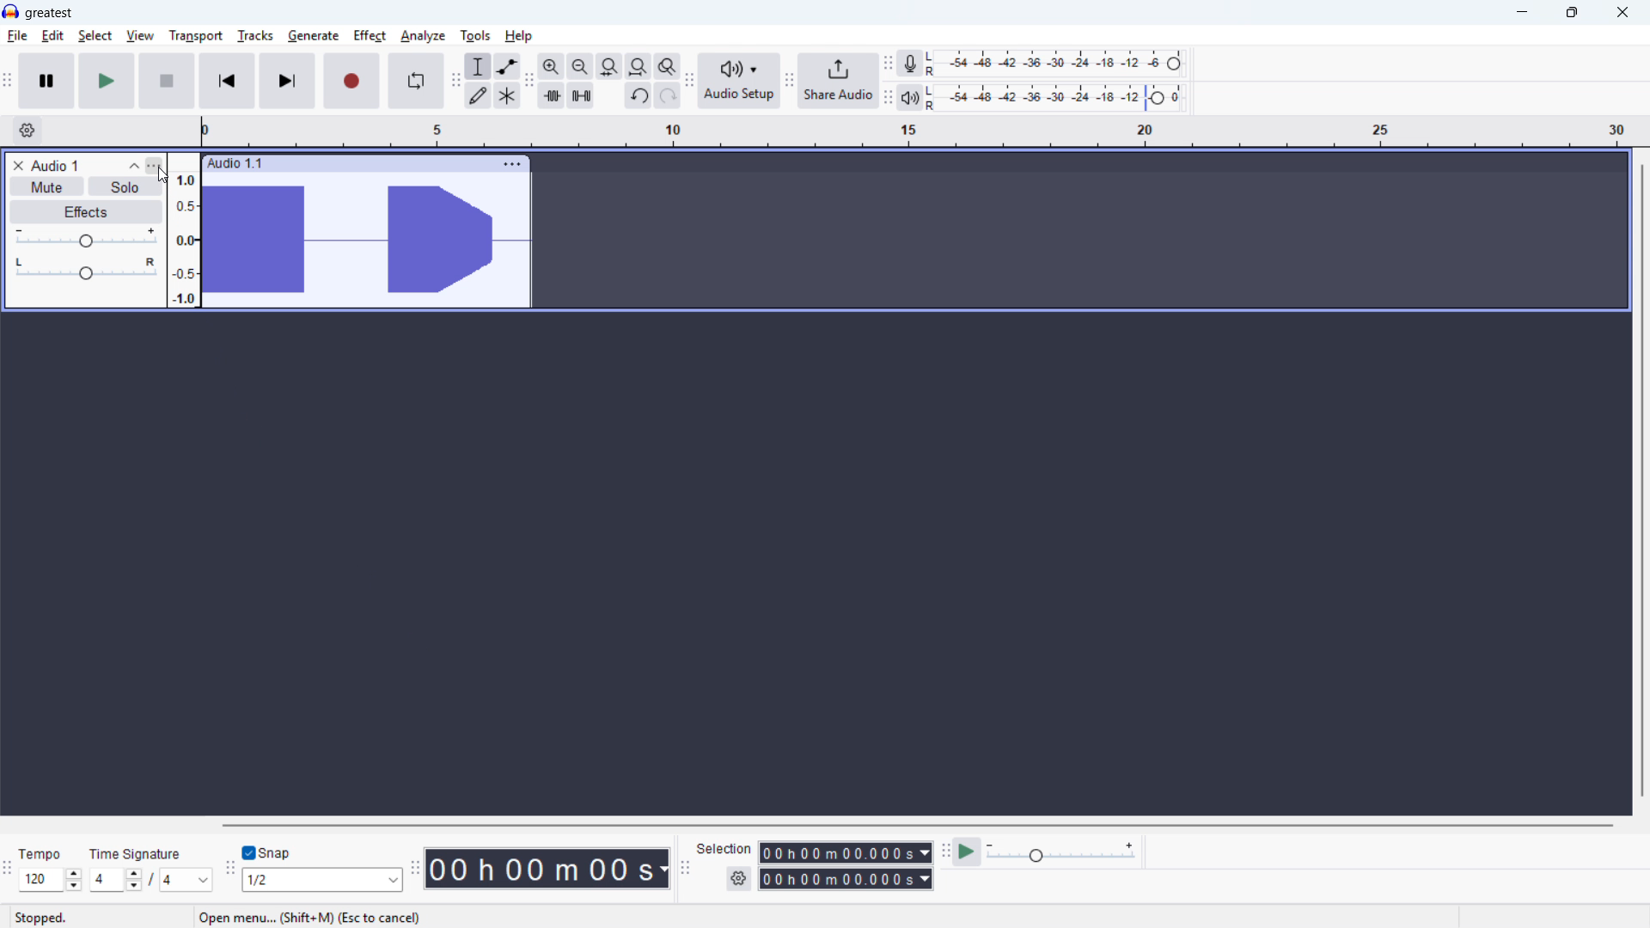 The width and height of the screenshot is (1650, 928). I want to click on playback meter, so click(909, 97).